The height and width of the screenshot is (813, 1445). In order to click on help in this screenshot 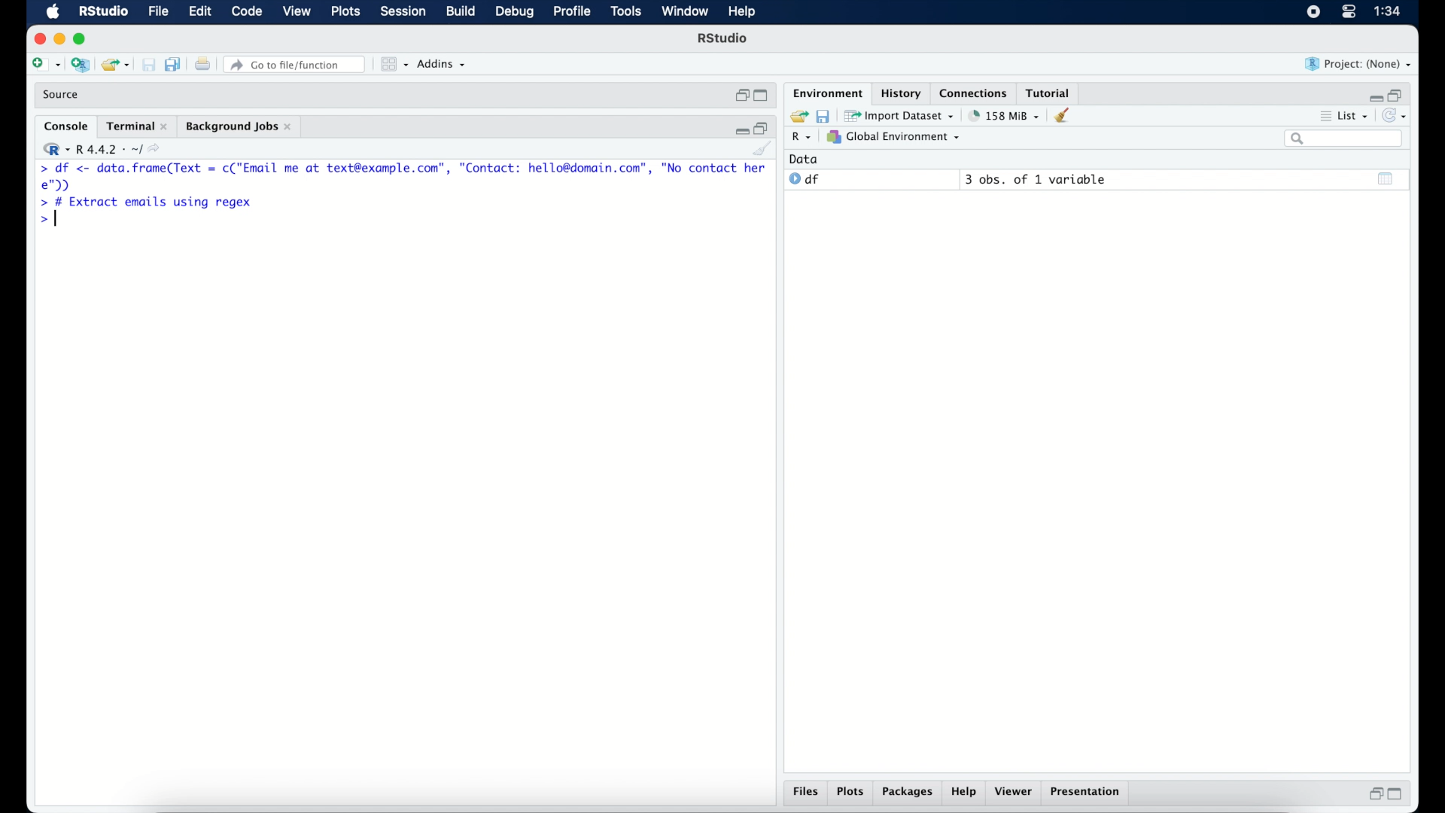, I will do `click(742, 12)`.